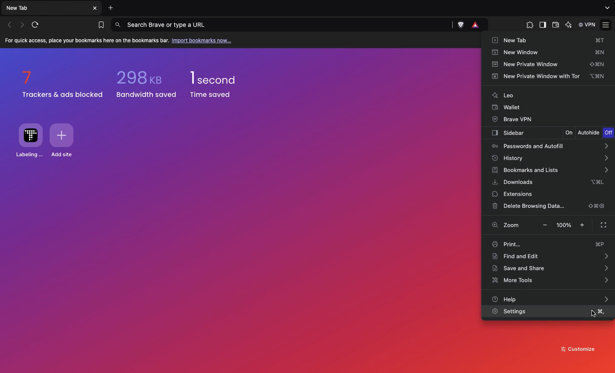  Describe the element at coordinates (9, 25) in the screenshot. I see `Click to go back, hold to see history` at that location.